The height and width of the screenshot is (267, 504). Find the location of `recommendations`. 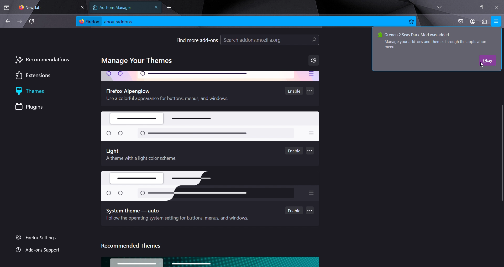

recommendations is located at coordinates (43, 60).